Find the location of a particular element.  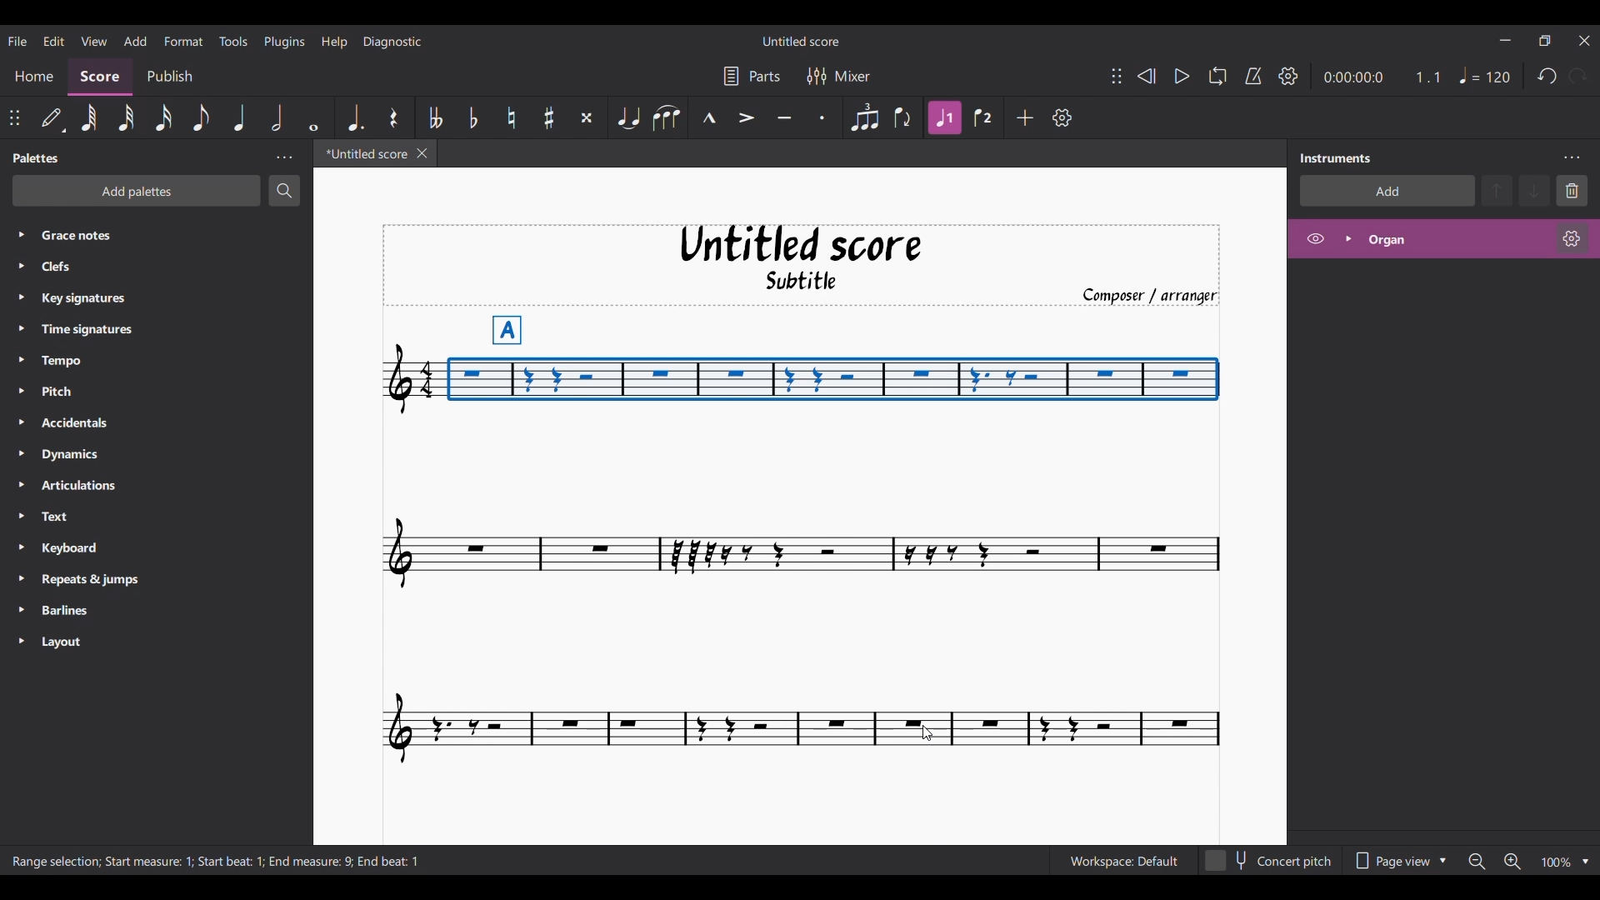

Tools menu is located at coordinates (233, 42).